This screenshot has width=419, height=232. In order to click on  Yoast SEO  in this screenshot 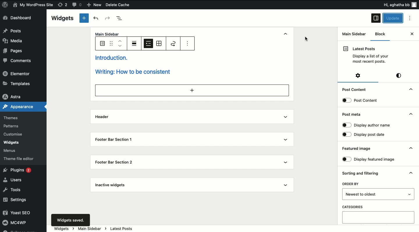, I will do `click(21, 212)`.